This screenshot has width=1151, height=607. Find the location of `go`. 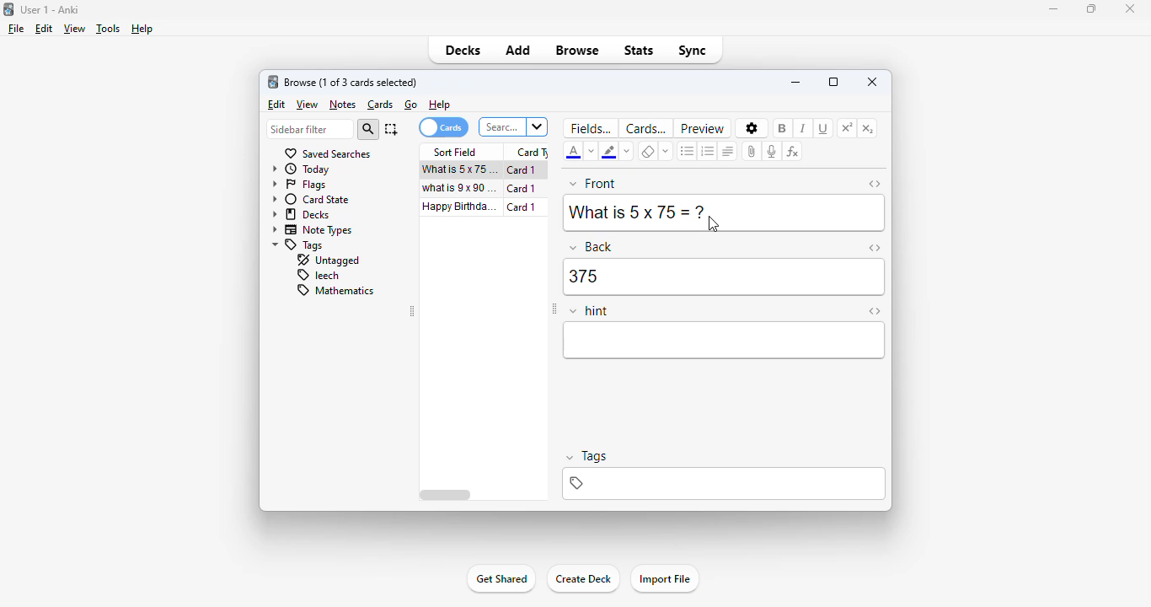

go is located at coordinates (410, 105).